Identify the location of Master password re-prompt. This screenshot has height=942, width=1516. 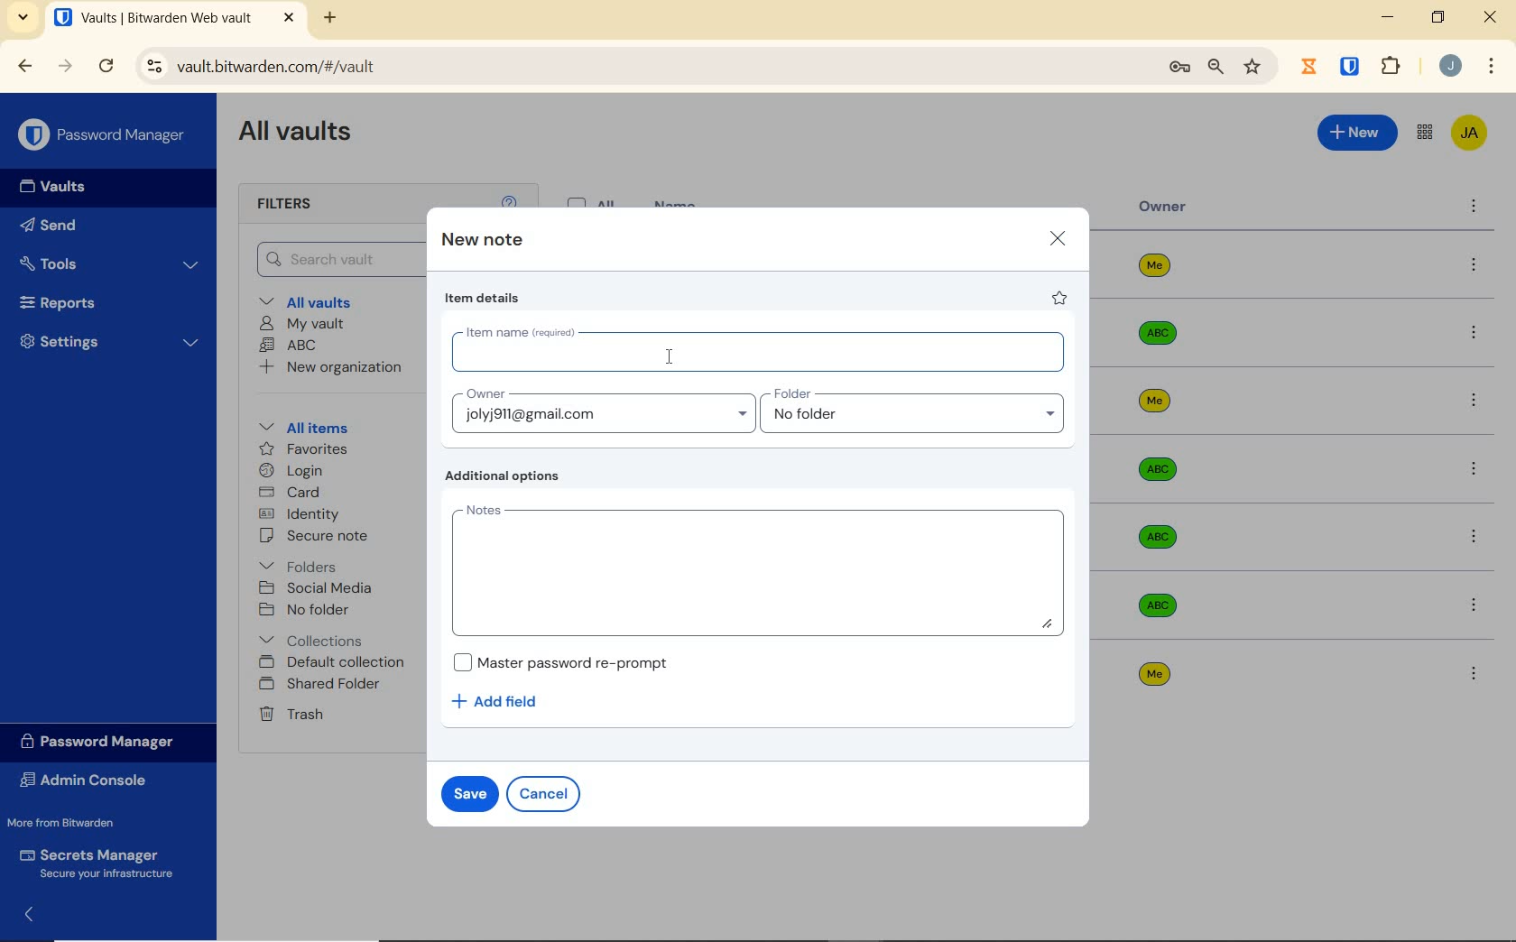
(560, 662).